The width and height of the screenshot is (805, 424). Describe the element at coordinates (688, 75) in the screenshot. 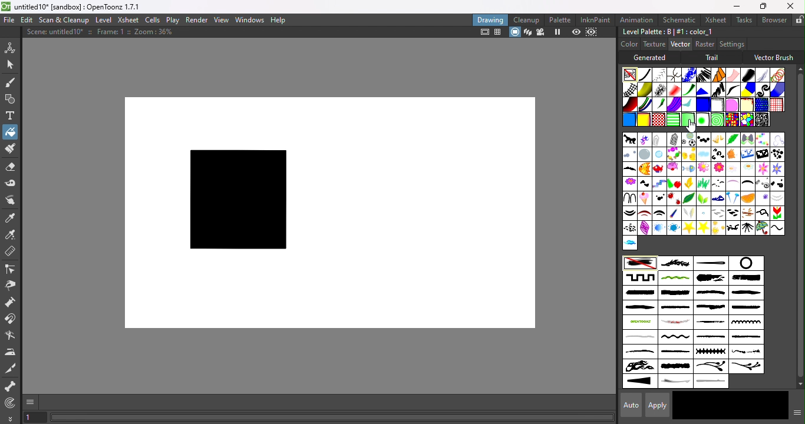

I see `Circlets` at that location.